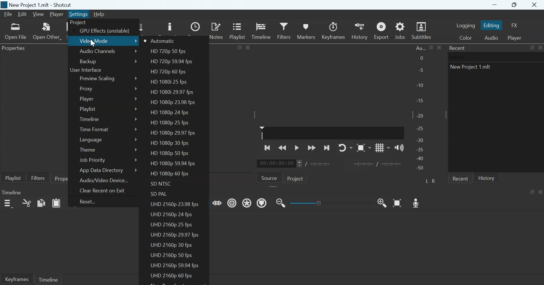 This screenshot has height=285, width=544. I want to click on Left, so click(427, 180).